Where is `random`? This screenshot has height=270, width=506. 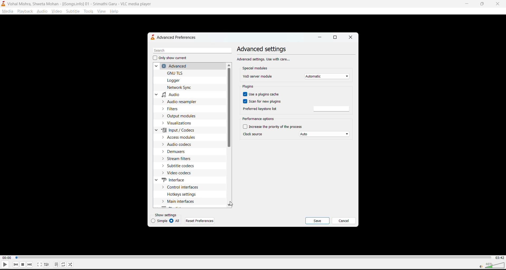 random is located at coordinates (70, 264).